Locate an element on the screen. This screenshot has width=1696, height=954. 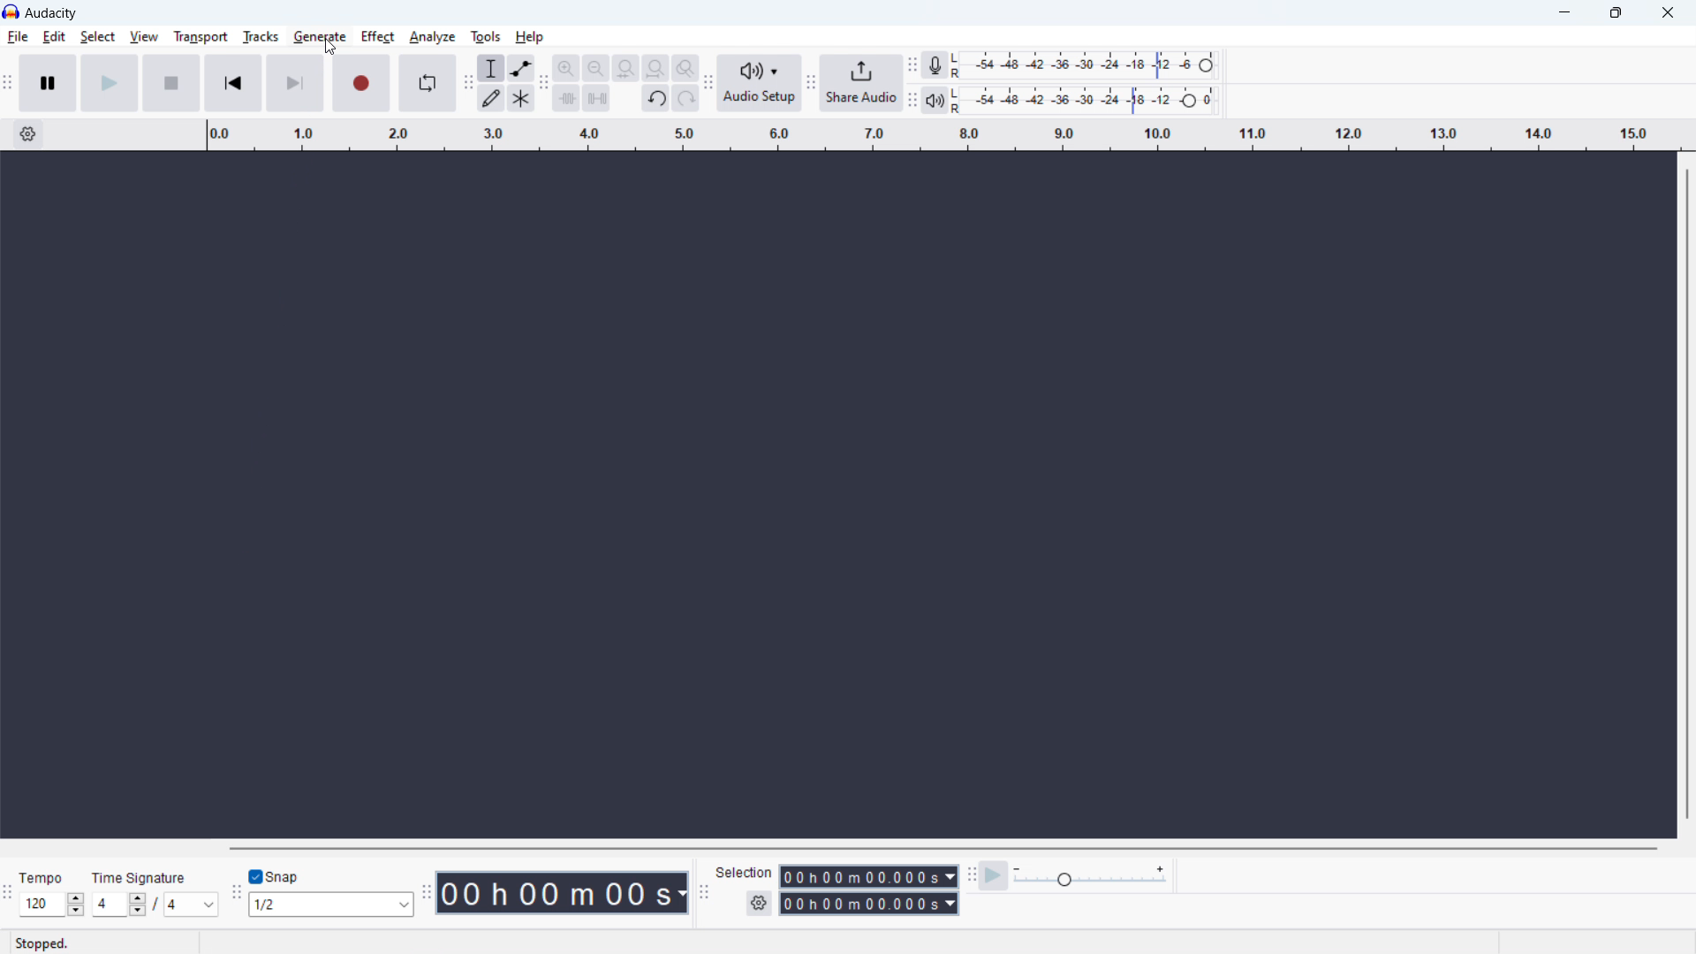
select snapping is located at coordinates (333, 905).